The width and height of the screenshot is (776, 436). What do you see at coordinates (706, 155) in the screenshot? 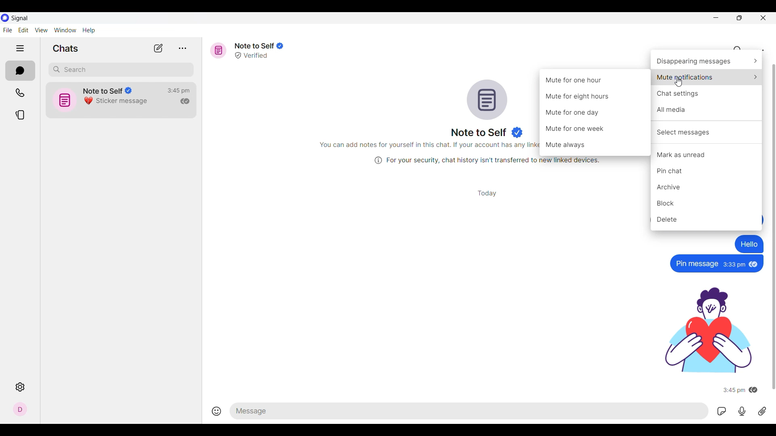
I see `Mark as uread` at bounding box center [706, 155].